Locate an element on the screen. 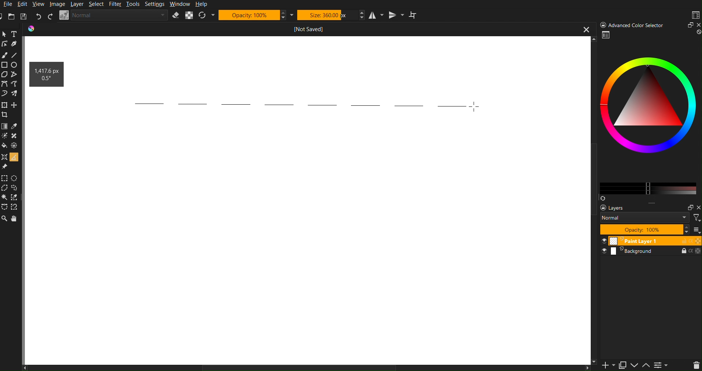 The width and height of the screenshot is (702, 371). Angle is located at coordinates (44, 79).